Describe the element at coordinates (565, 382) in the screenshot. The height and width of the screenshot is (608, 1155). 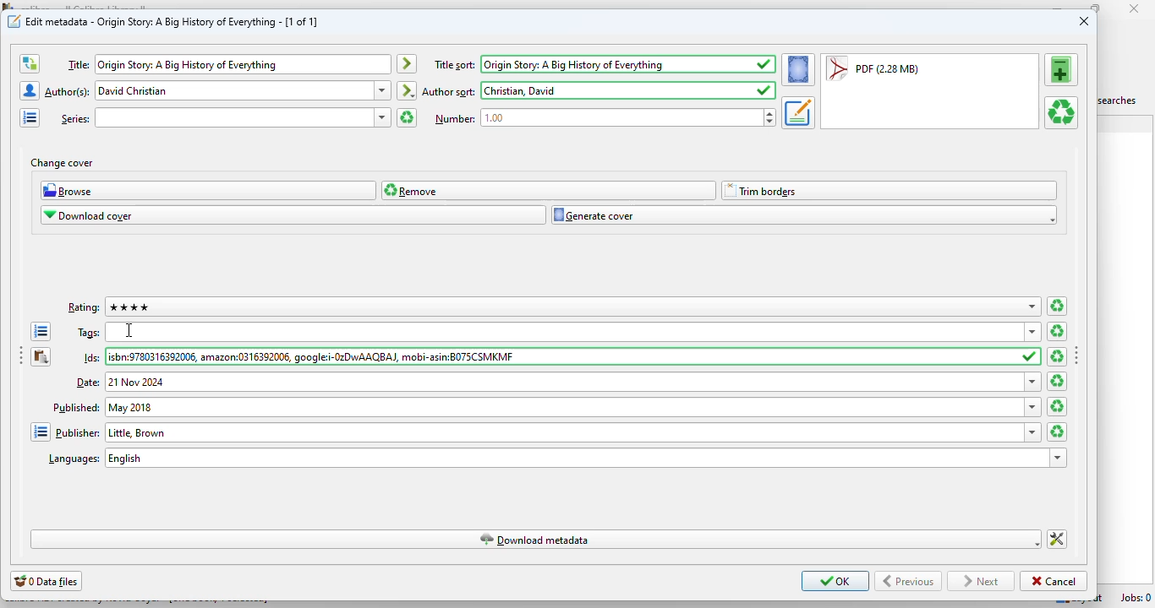
I see `date: 21 Nov 2024` at that location.